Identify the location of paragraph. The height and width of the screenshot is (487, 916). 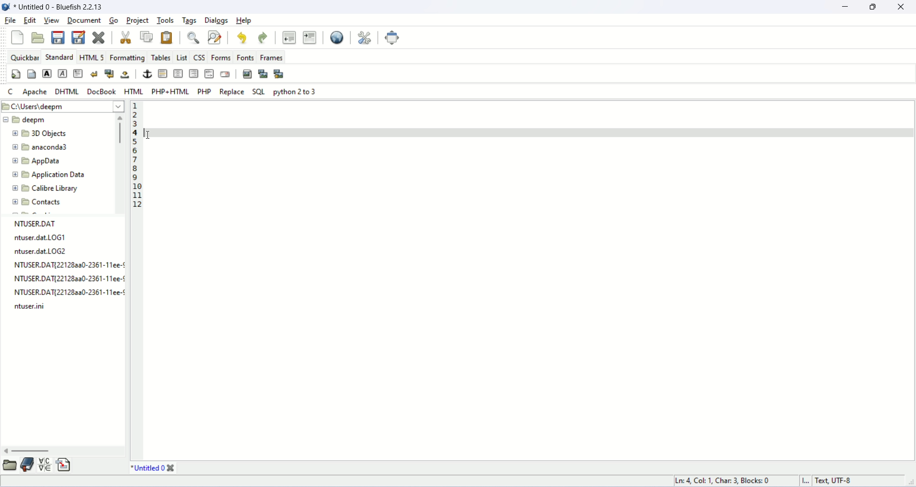
(79, 74).